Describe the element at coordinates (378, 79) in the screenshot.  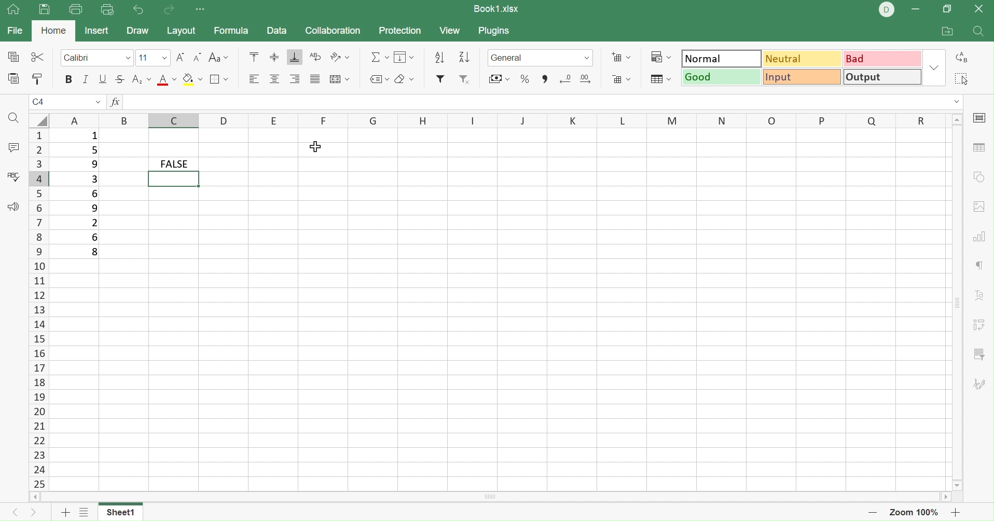
I see `Named ranges` at that location.